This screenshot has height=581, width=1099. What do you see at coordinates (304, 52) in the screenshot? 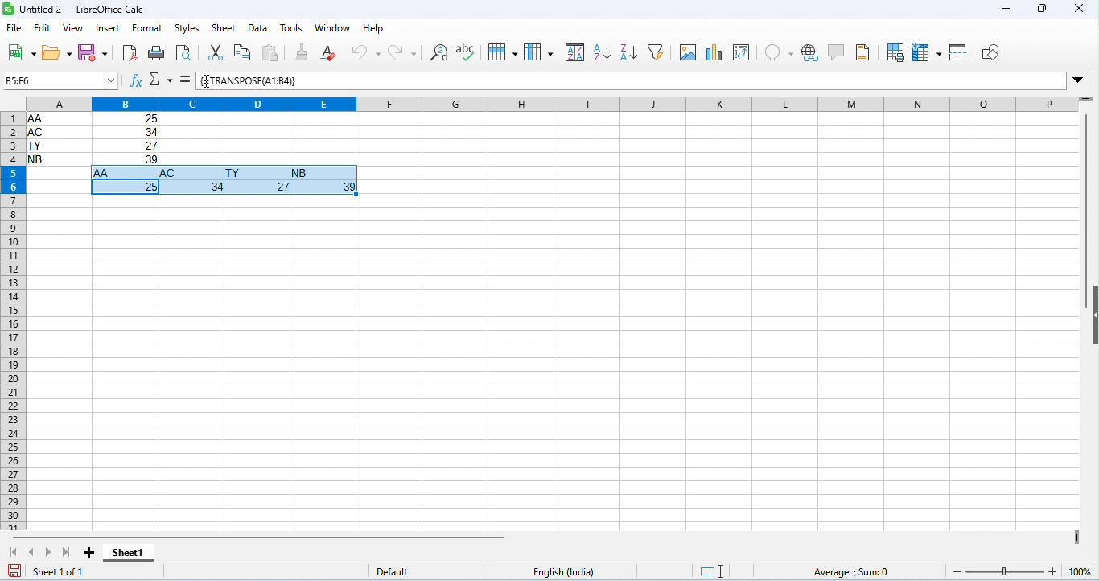
I see `clone` at bounding box center [304, 52].